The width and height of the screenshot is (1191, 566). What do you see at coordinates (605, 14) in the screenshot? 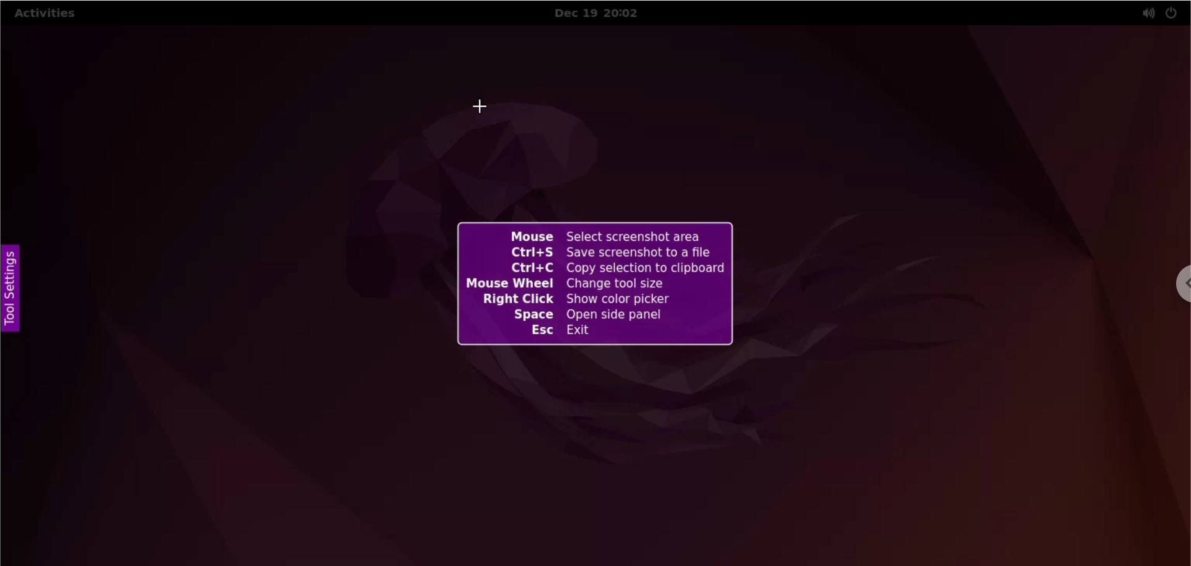
I see `Dec 19 20:02` at bounding box center [605, 14].